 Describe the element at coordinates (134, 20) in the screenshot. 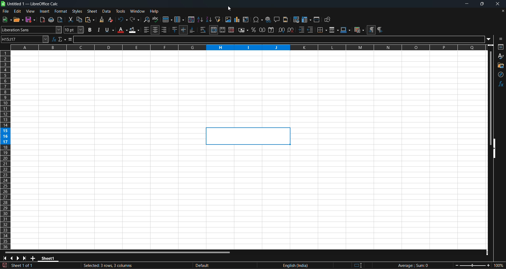

I see `redo` at that location.